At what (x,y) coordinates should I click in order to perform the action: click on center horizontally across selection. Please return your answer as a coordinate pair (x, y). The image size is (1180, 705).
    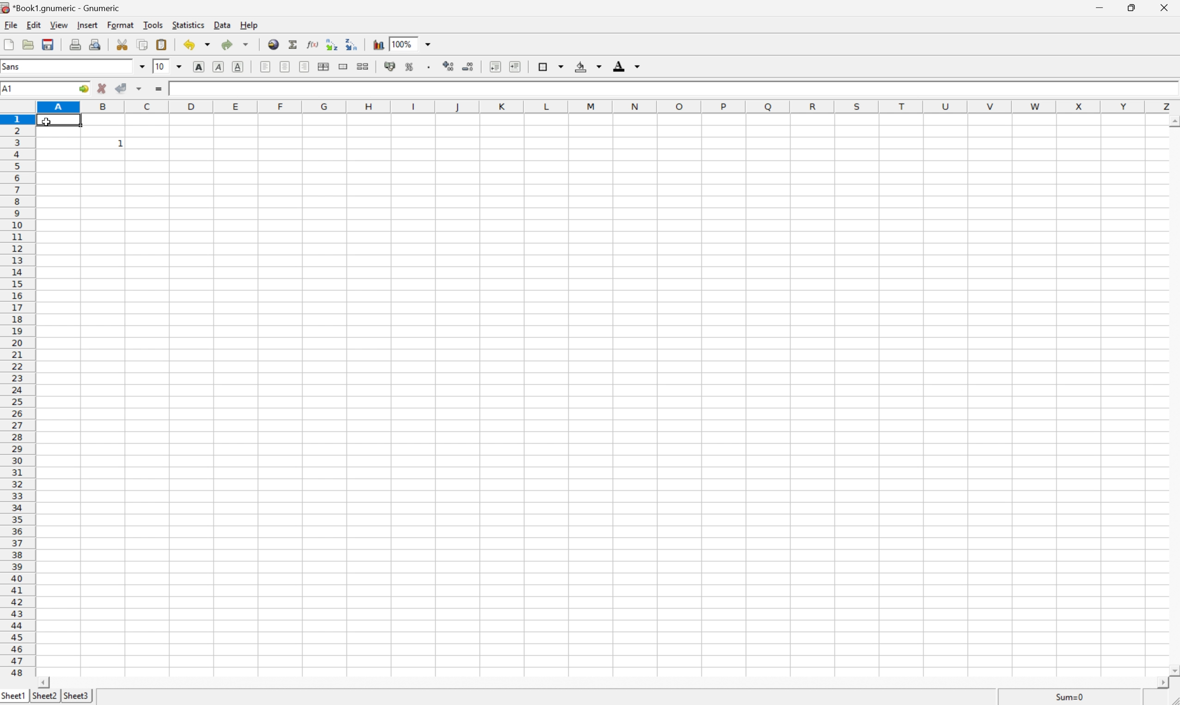
    Looking at the image, I should click on (323, 66).